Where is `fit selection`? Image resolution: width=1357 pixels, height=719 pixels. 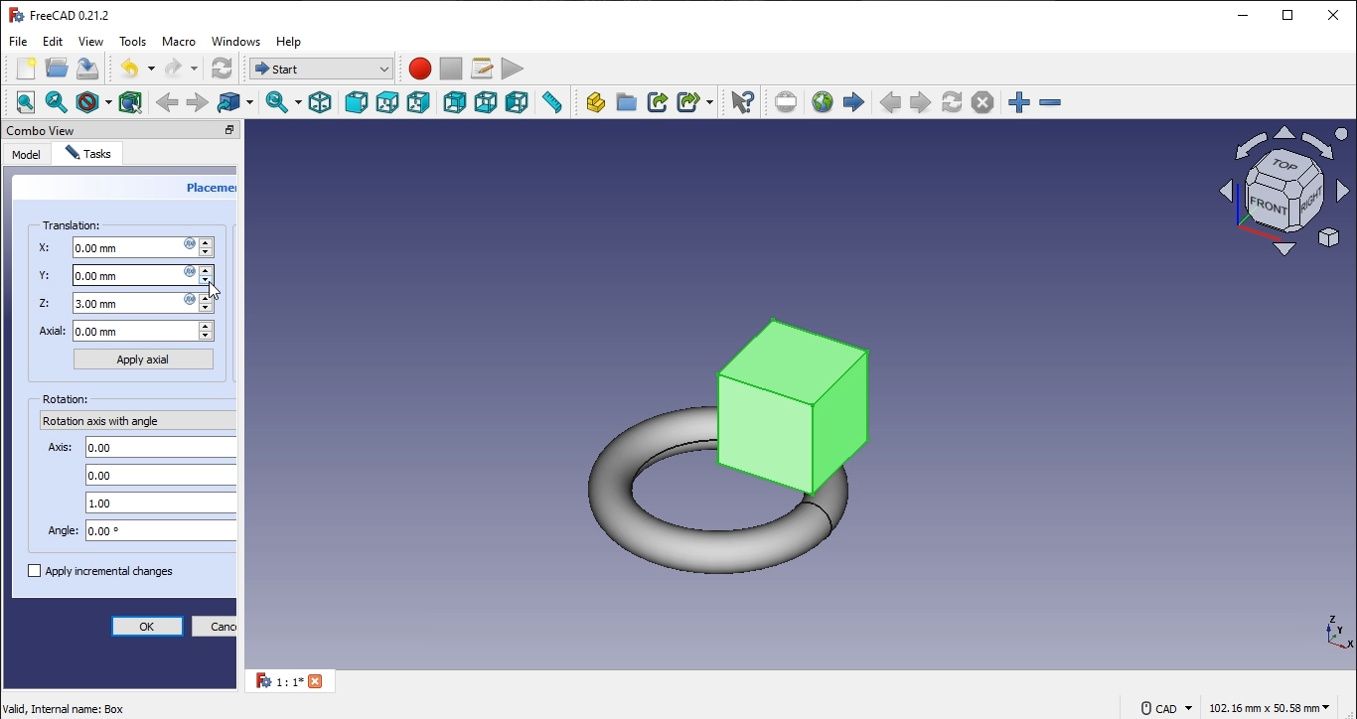
fit selection is located at coordinates (61, 100).